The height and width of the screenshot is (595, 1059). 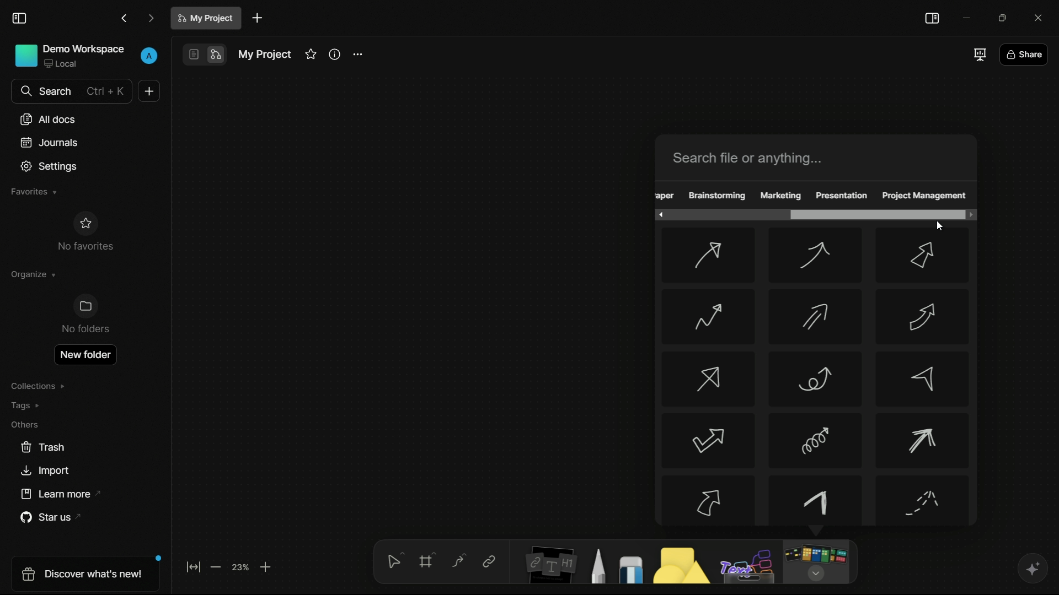 I want to click on collections, so click(x=38, y=386).